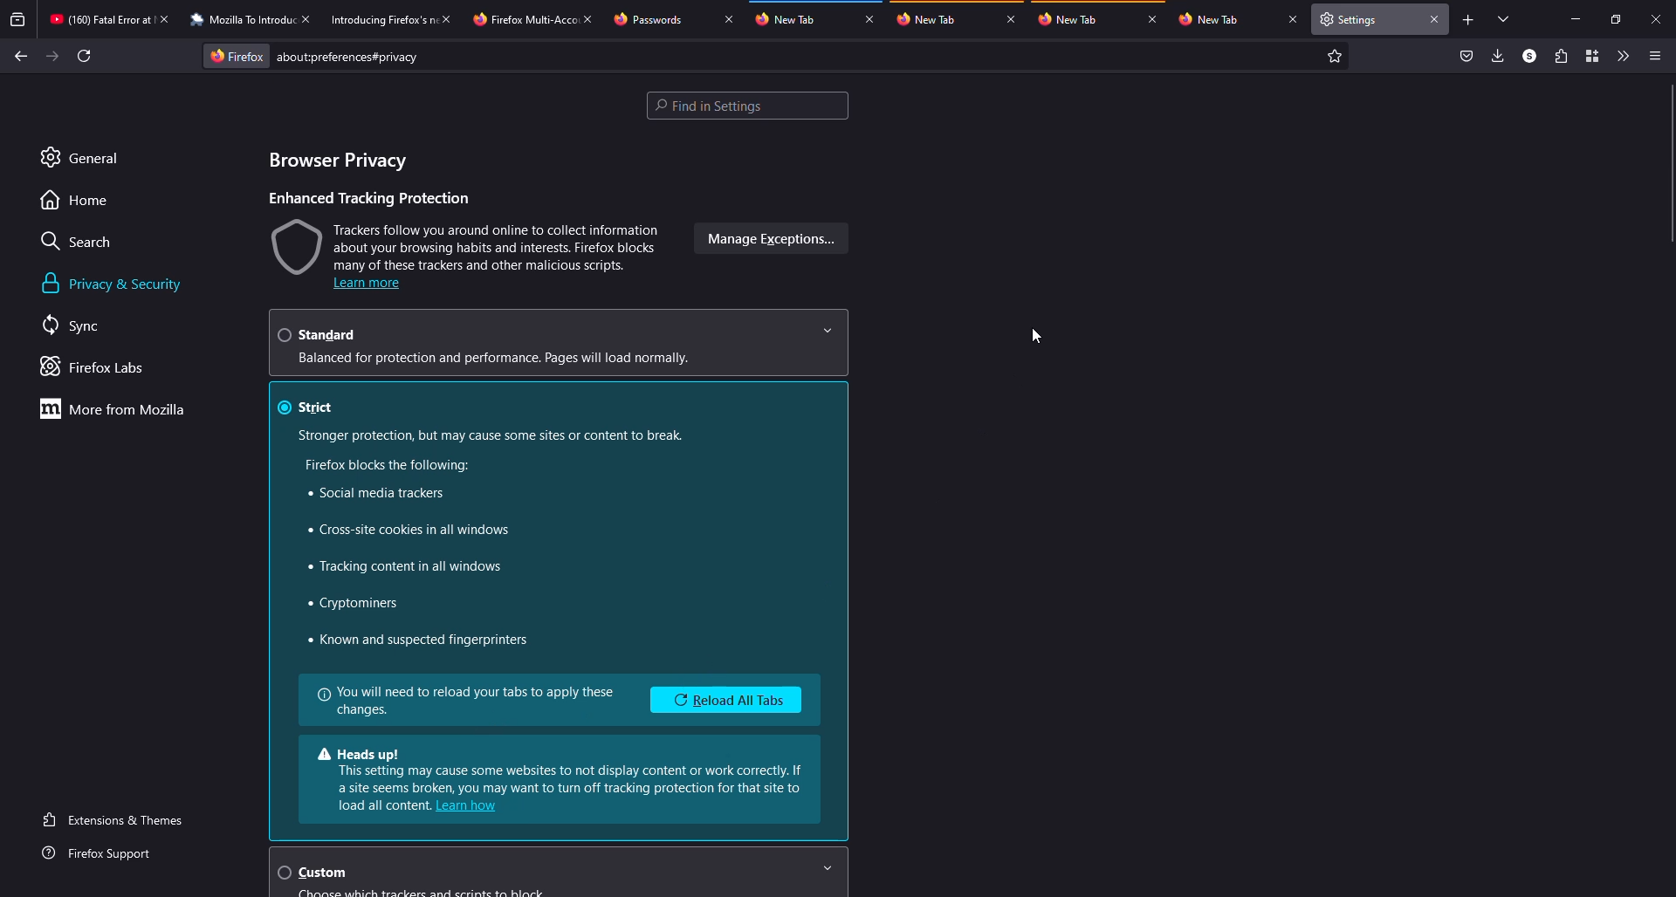  I want to click on cryptominers, so click(355, 603).